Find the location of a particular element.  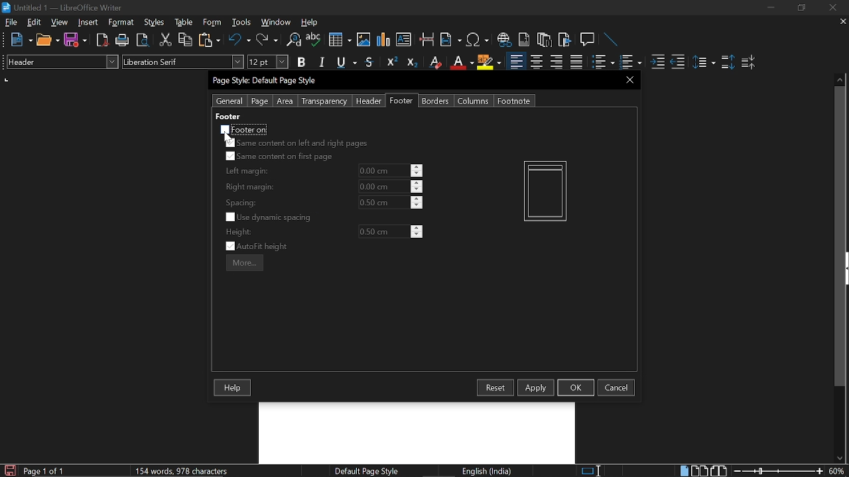

Insert comment is located at coordinates (589, 40).